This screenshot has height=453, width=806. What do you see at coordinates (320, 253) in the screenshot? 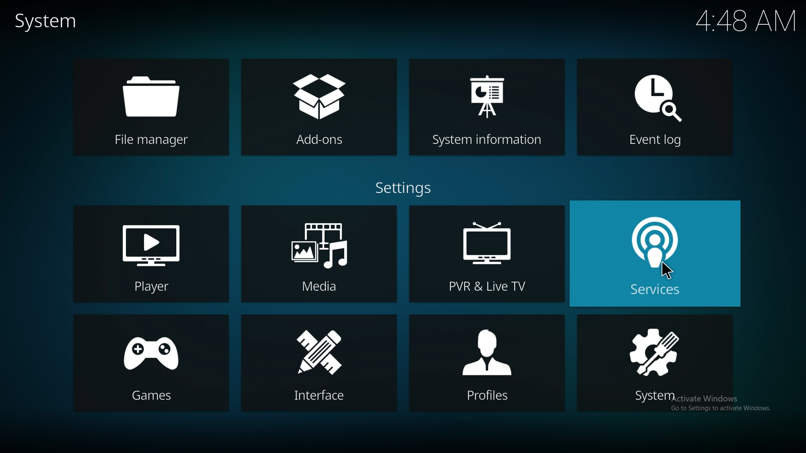
I see `media` at bounding box center [320, 253].